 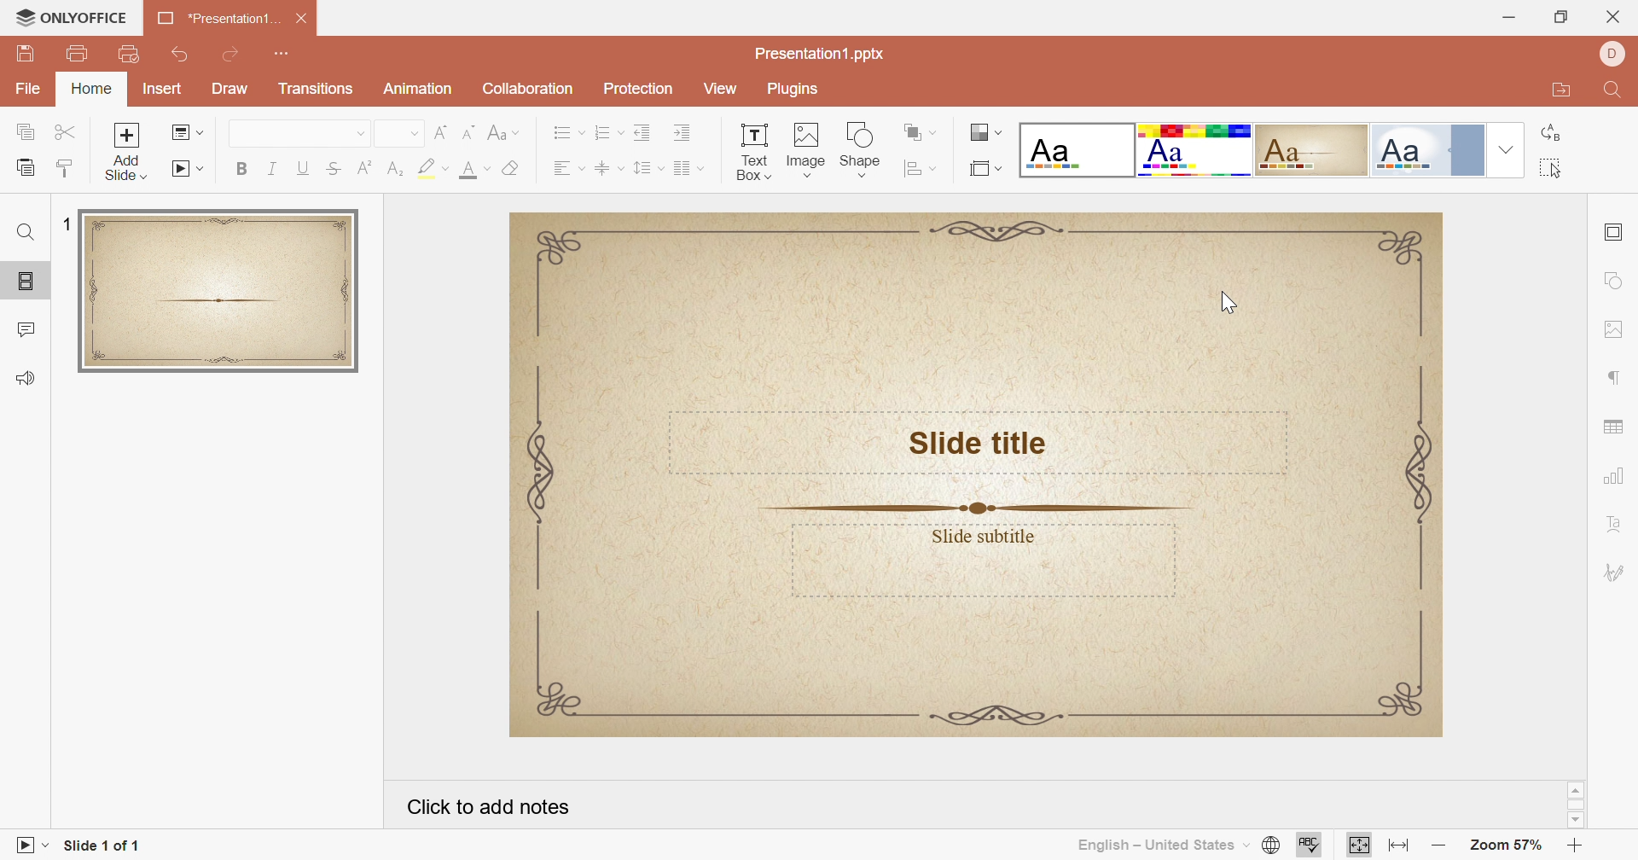 I want to click on Drop Down, so click(x=663, y=166).